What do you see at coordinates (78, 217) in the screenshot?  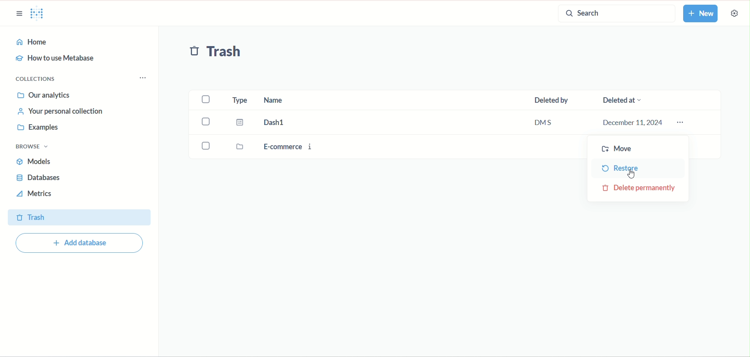 I see `trash` at bounding box center [78, 217].